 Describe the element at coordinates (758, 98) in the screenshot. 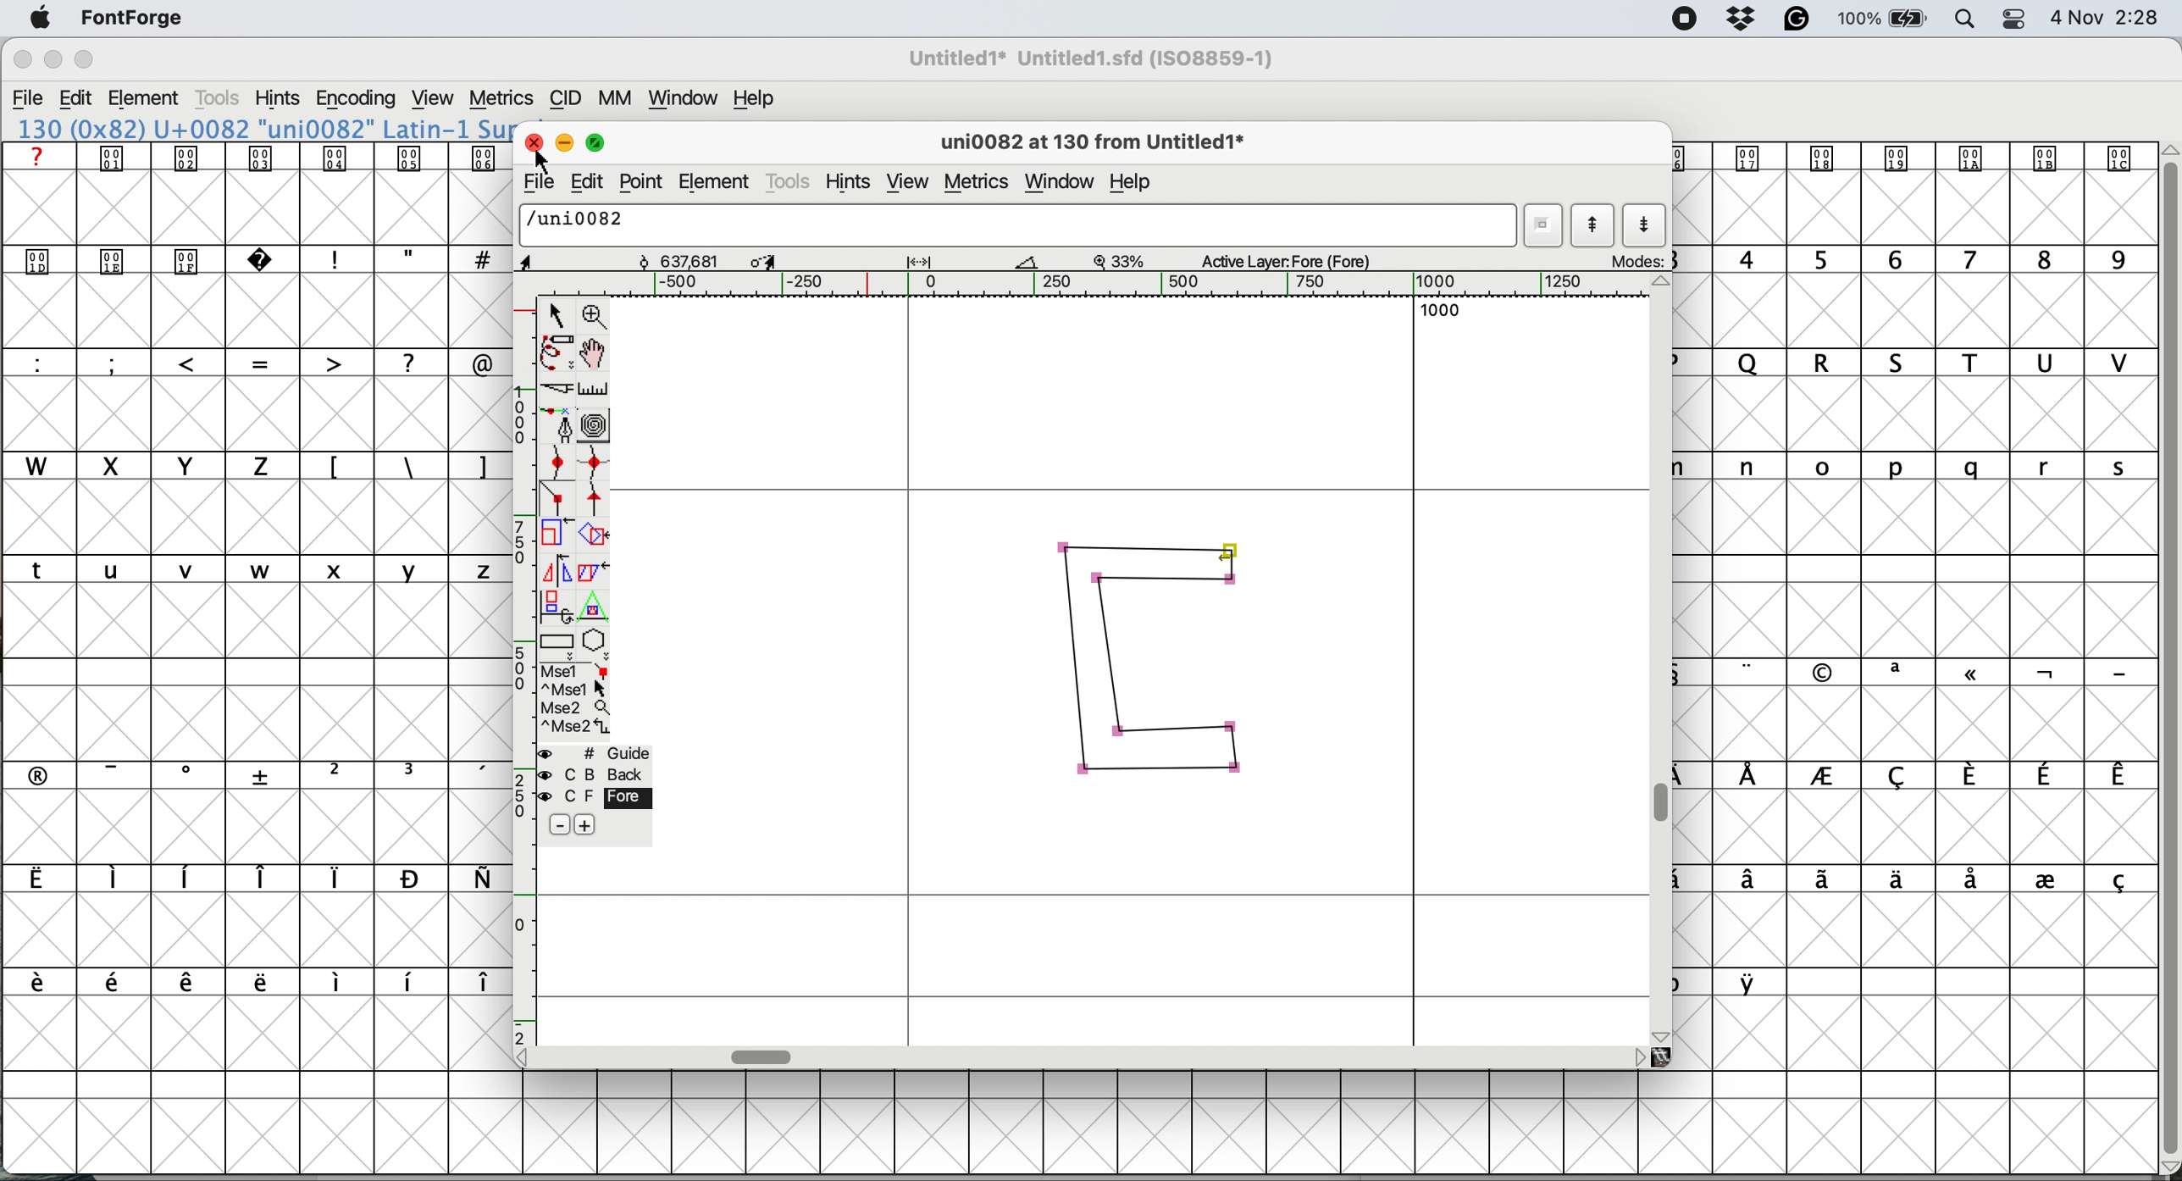

I see `help` at that location.